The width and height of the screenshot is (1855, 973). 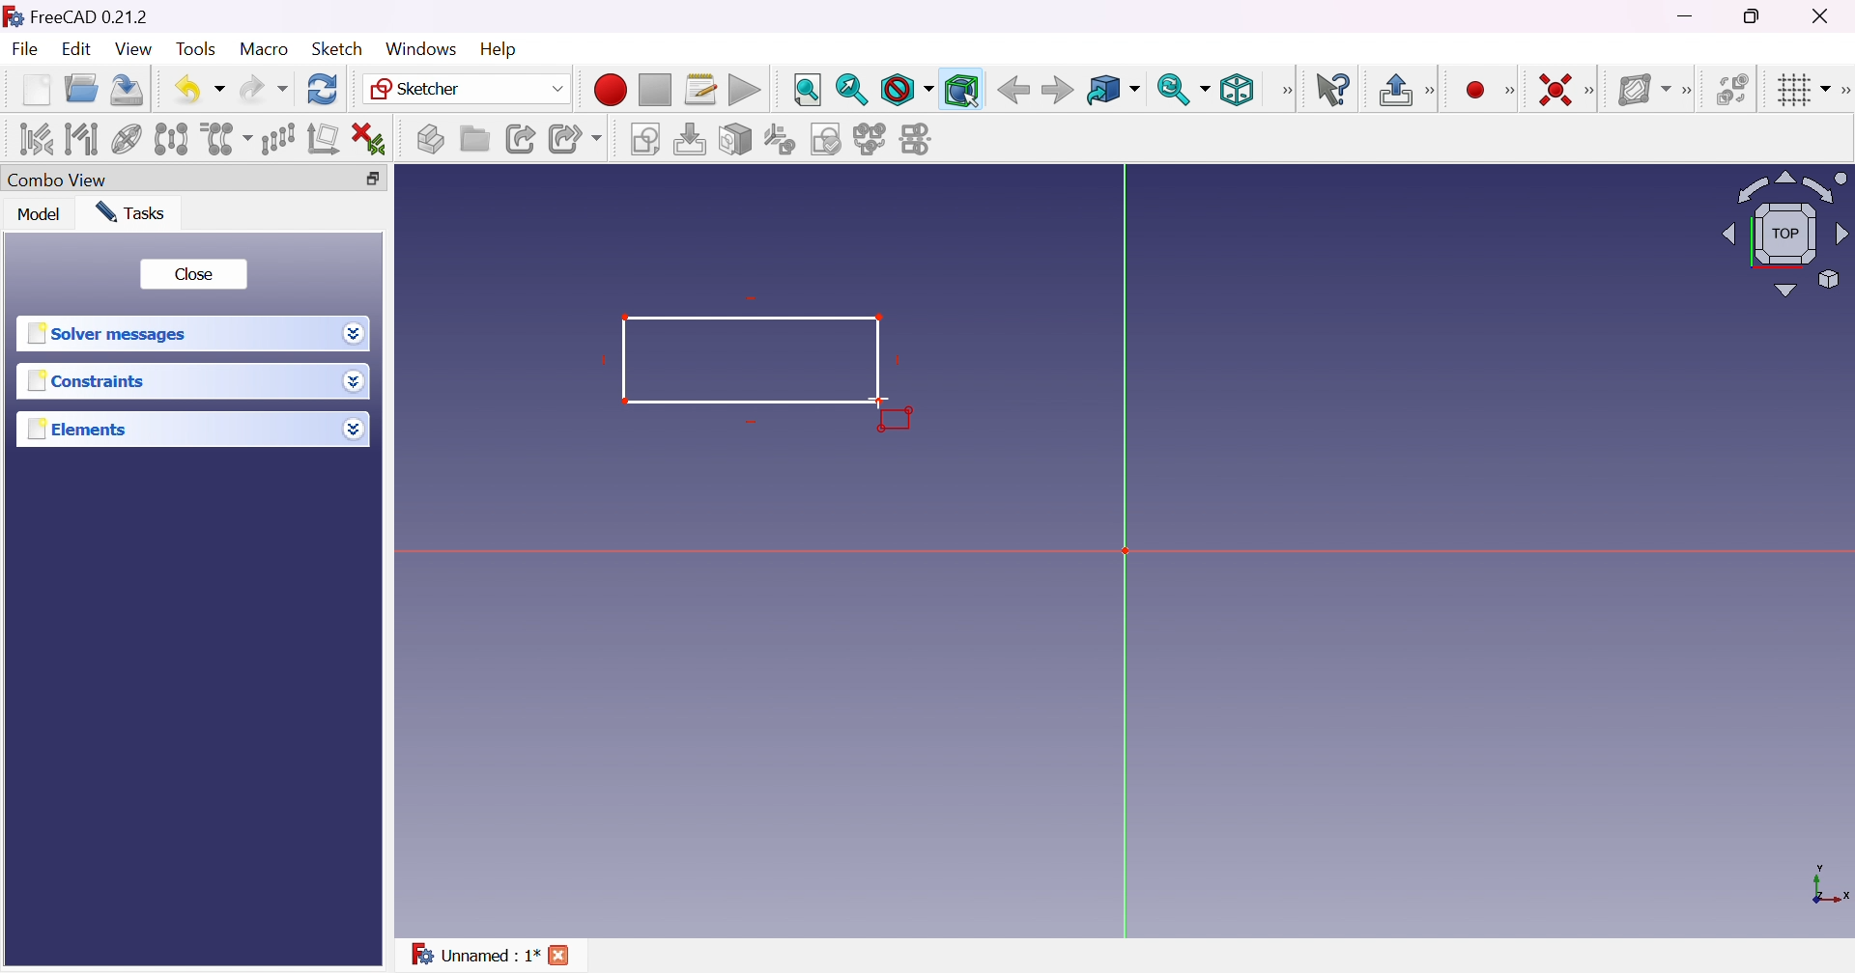 I want to click on Leave sketch, so click(x=1393, y=90).